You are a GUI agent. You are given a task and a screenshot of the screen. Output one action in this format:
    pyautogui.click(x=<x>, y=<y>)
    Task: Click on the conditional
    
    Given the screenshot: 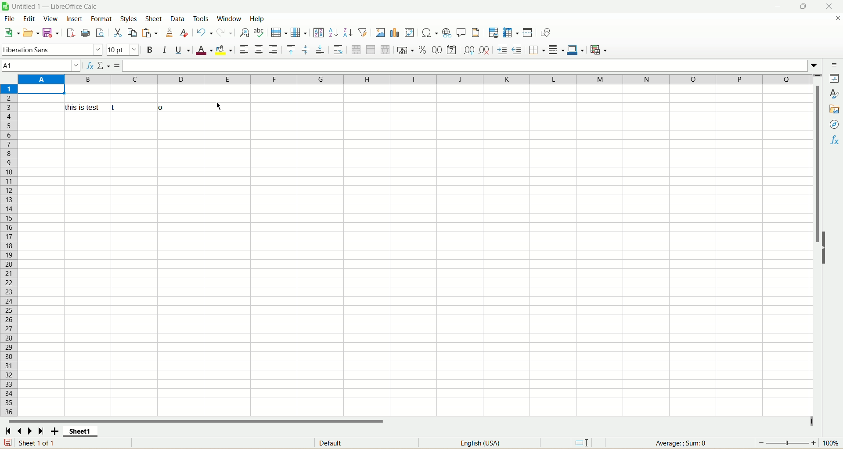 What is the action you would take?
    pyautogui.click(x=599, y=50)
    